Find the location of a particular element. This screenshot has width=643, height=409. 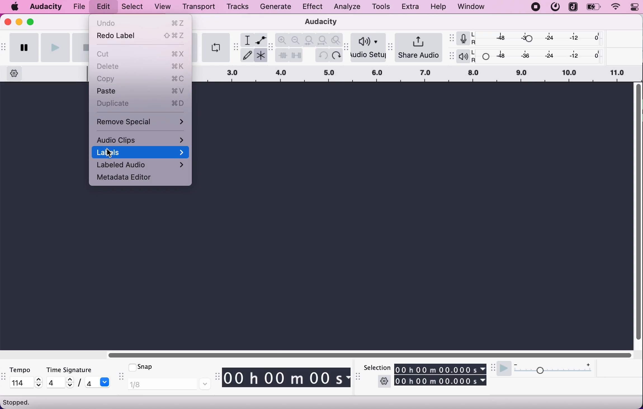

joplin is located at coordinates (573, 7).